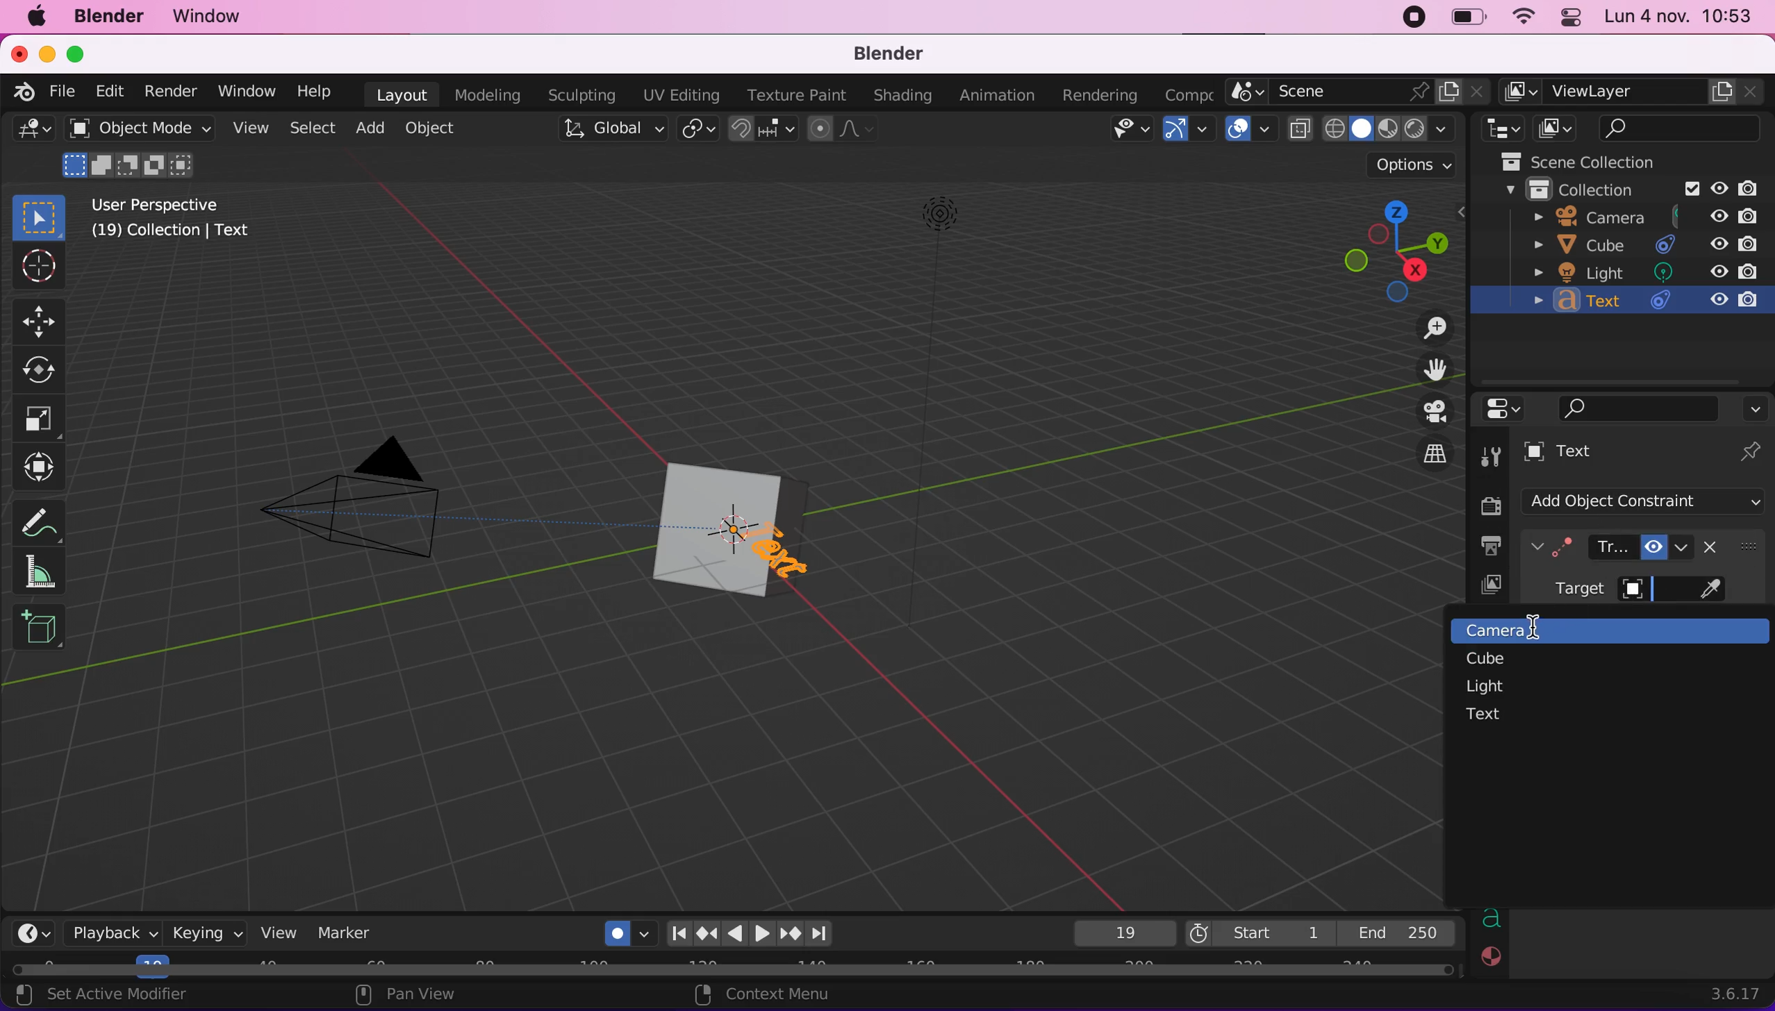 The width and height of the screenshot is (1775, 1011). I want to click on measure, so click(48, 570).